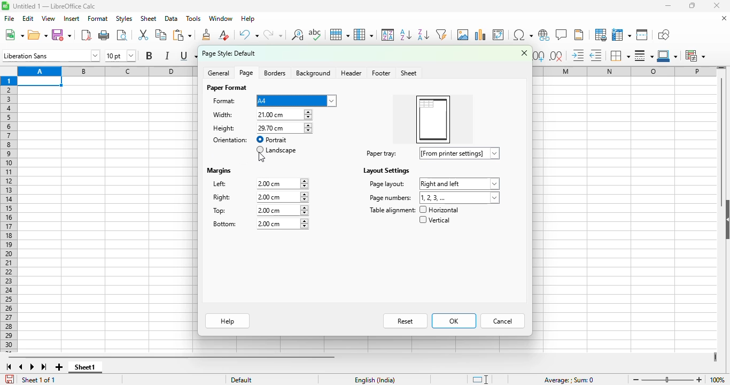 The image size is (730, 385). I want to click on font size, so click(121, 55).